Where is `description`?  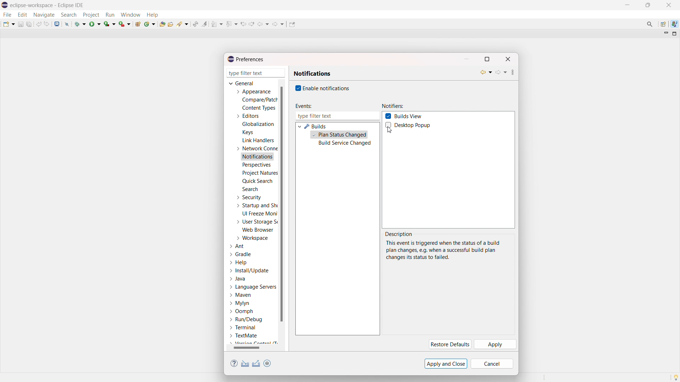
description is located at coordinates (399, 234).